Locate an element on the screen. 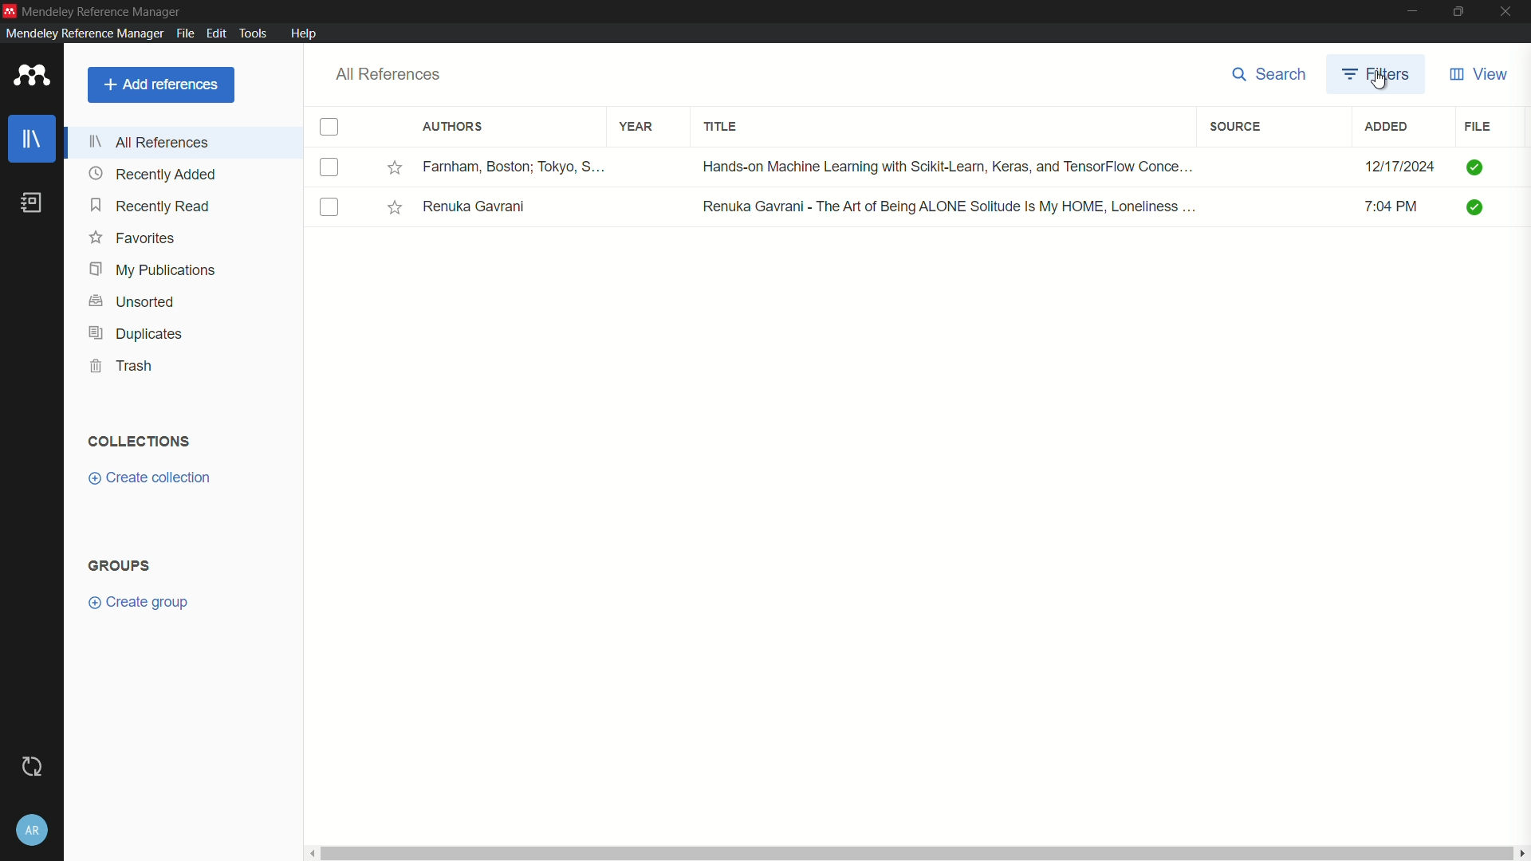 The width and height of the screenshot is (1531, 861). recently read is located at coordinates (150, 206).